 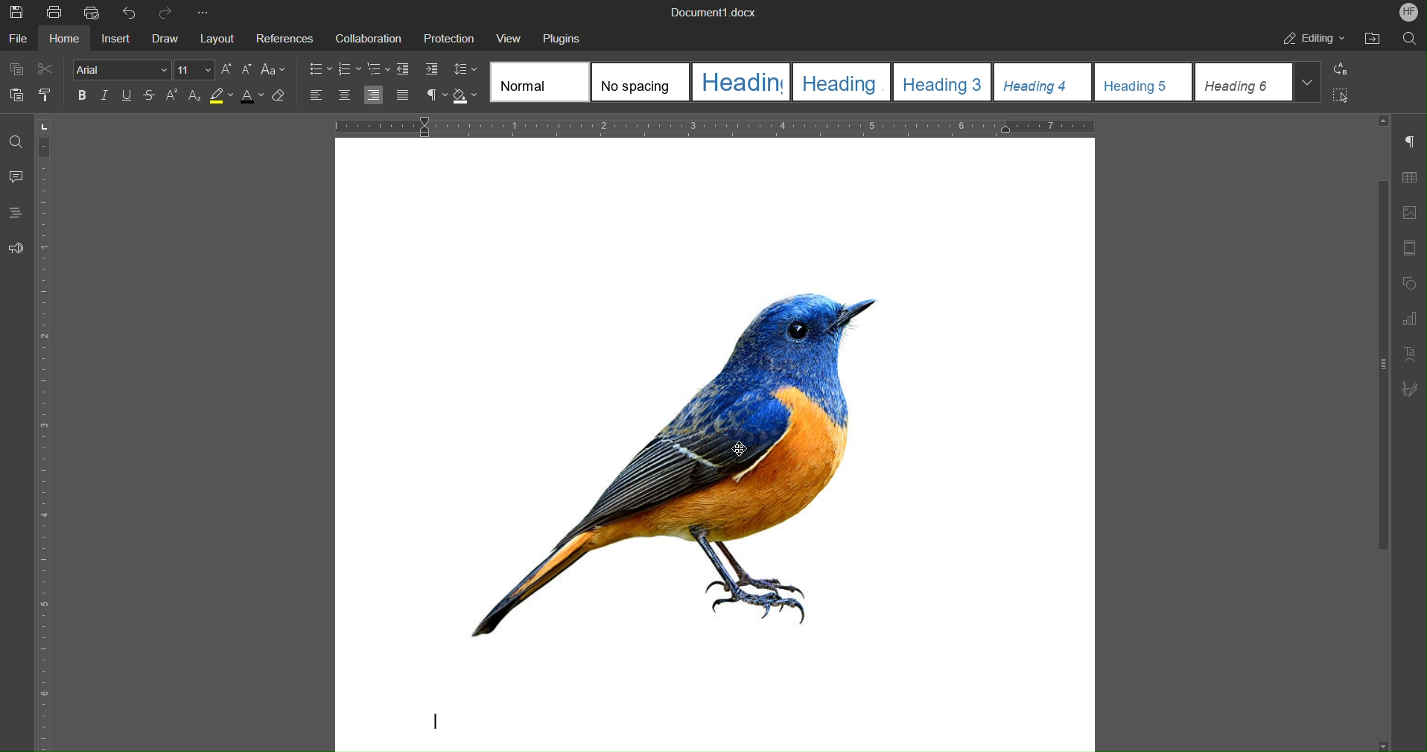 I want to click on Justify, so click(x=402, y=95).